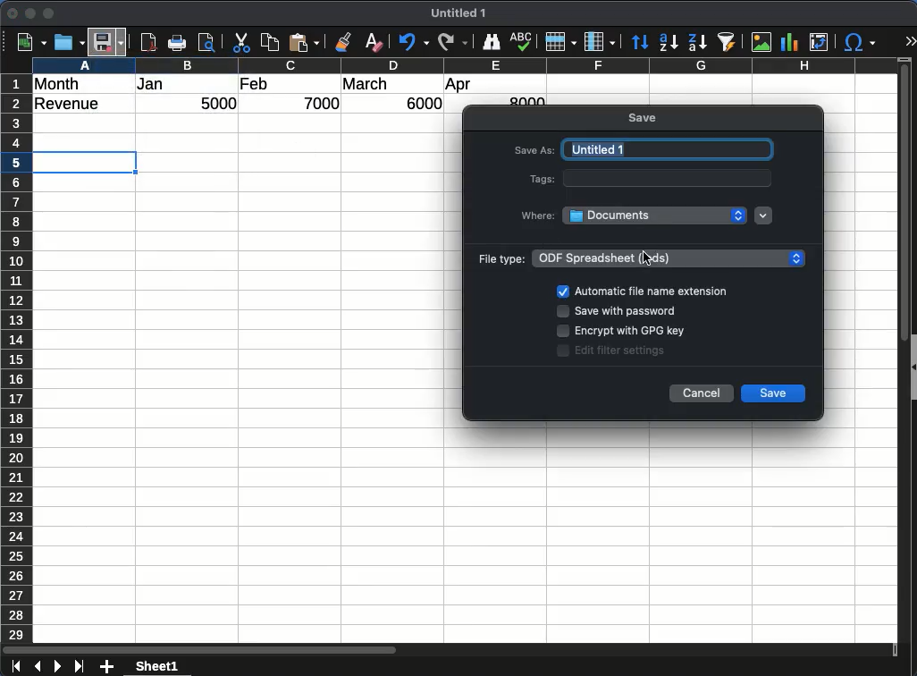 This screenshot has height=676, width=917. I want to click on selection, so click(88, 162).